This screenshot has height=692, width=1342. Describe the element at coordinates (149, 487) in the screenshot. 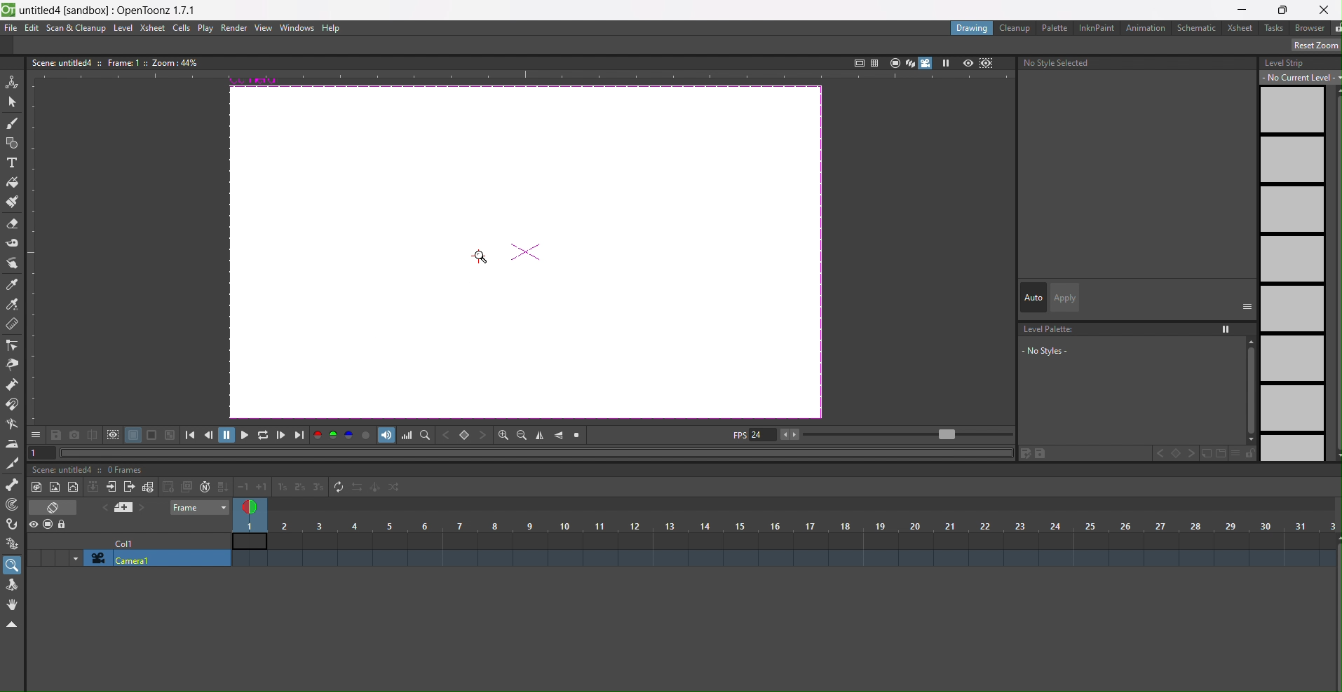

I see `new frame` at that location.